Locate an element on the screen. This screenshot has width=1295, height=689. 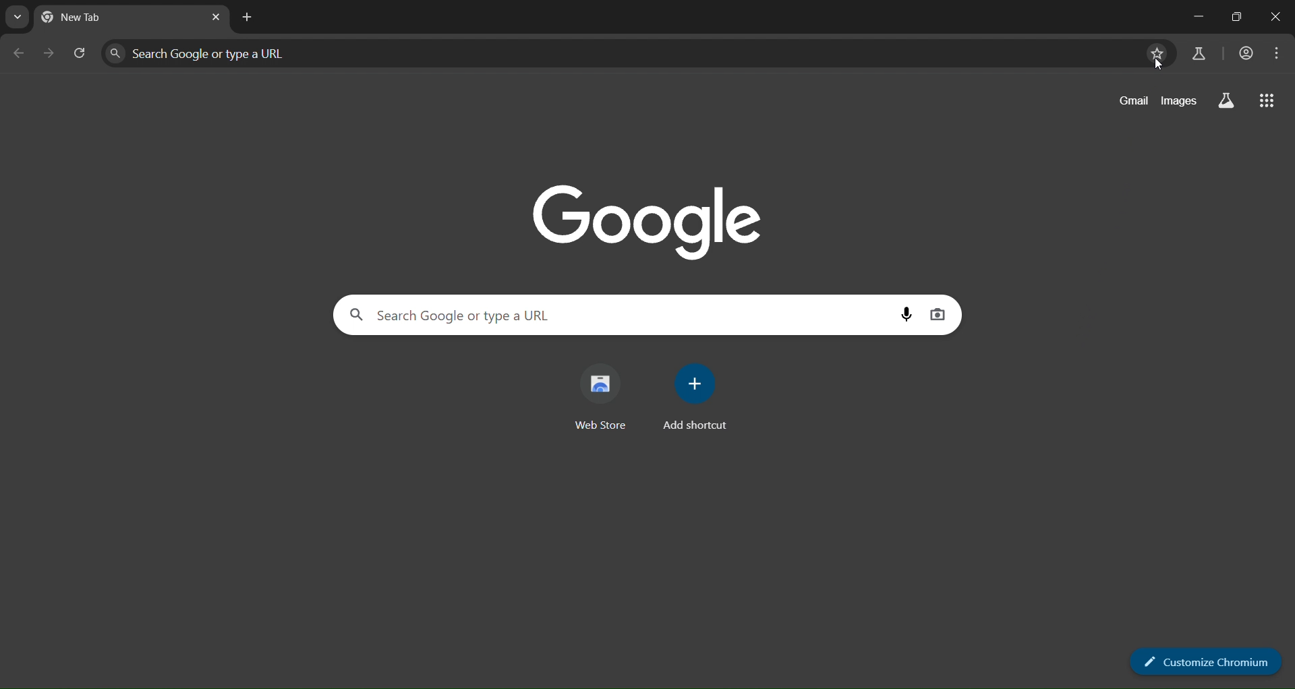
menu is located at coordinates (1276, 54).